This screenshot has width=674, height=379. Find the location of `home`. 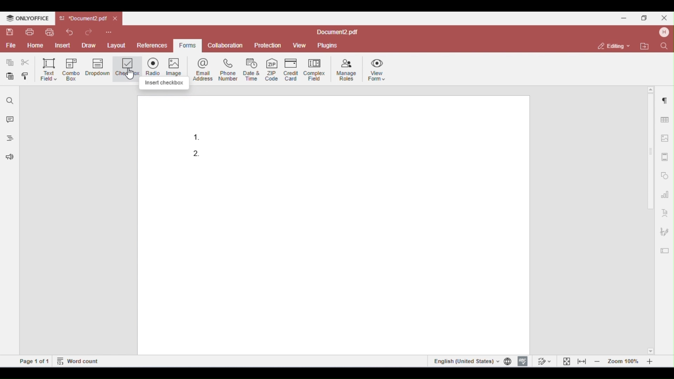

home is located at coordinates (35, 46).